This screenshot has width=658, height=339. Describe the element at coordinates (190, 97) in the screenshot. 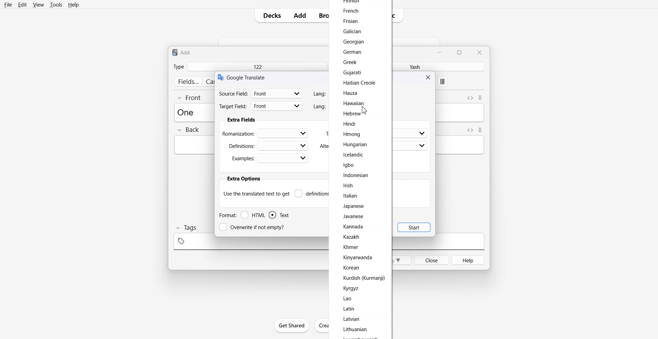

I see `Front` at that location.